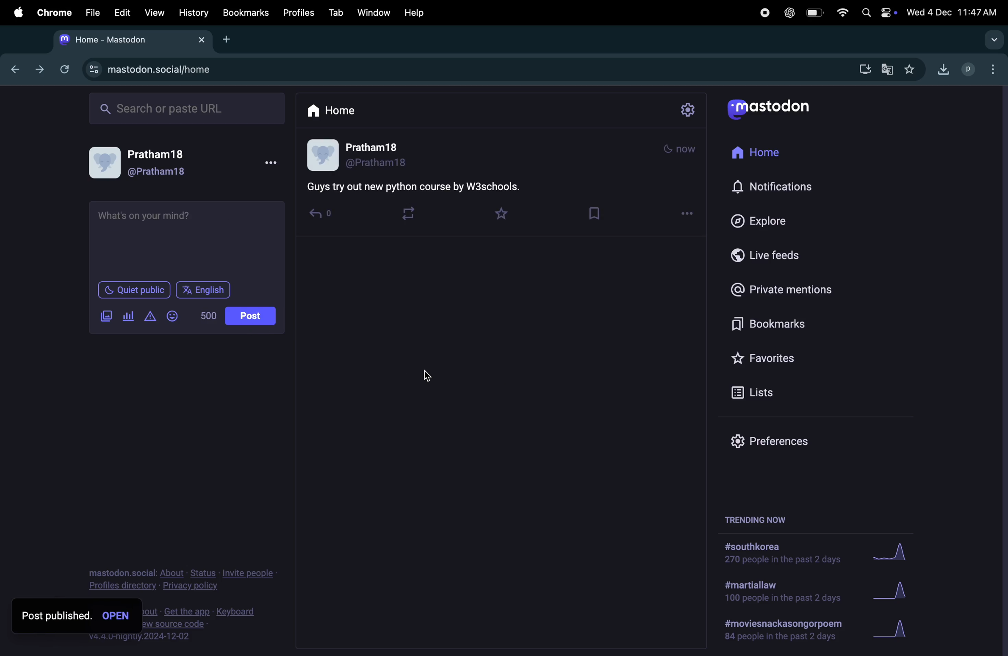 The height and width of the screenshot is (656, 1008). What do you see at coordinates (15, 14) in the screenshot?
I see `apple menu` at bounding box center [15, 14].